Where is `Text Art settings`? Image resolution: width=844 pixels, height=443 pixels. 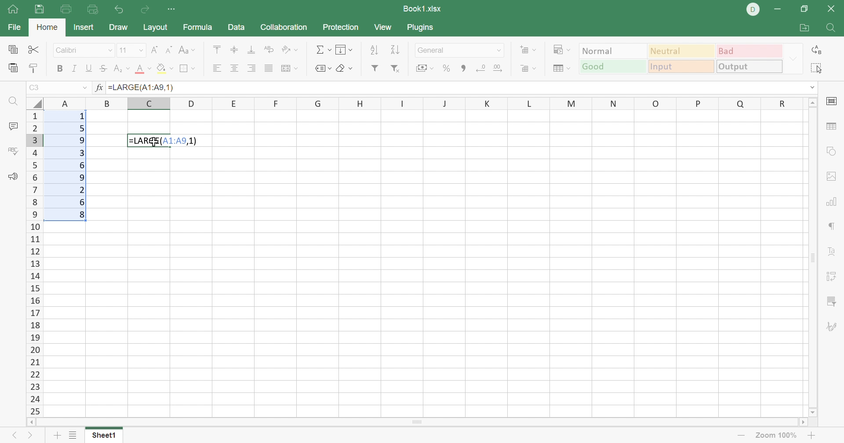
Text Art settings is located at coordinates (833, 251).